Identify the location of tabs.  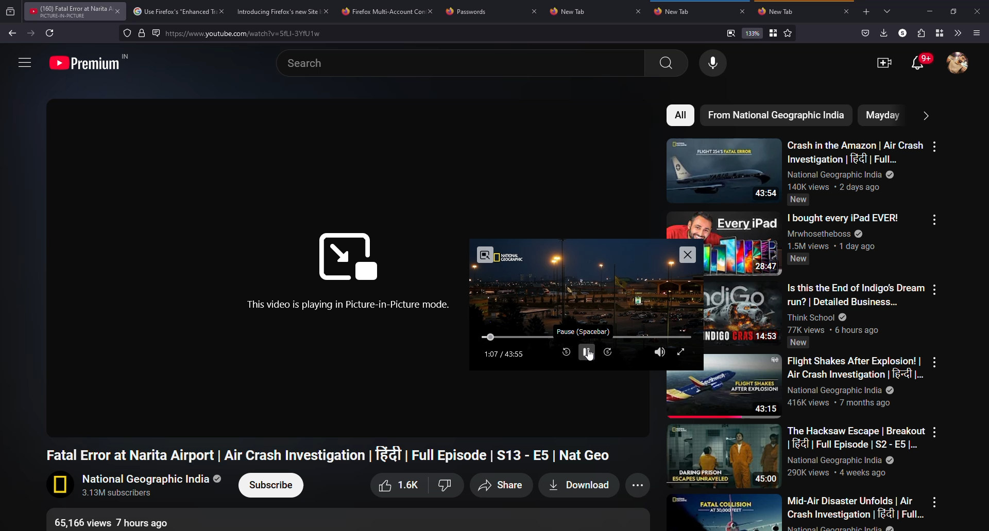
(888, 12).